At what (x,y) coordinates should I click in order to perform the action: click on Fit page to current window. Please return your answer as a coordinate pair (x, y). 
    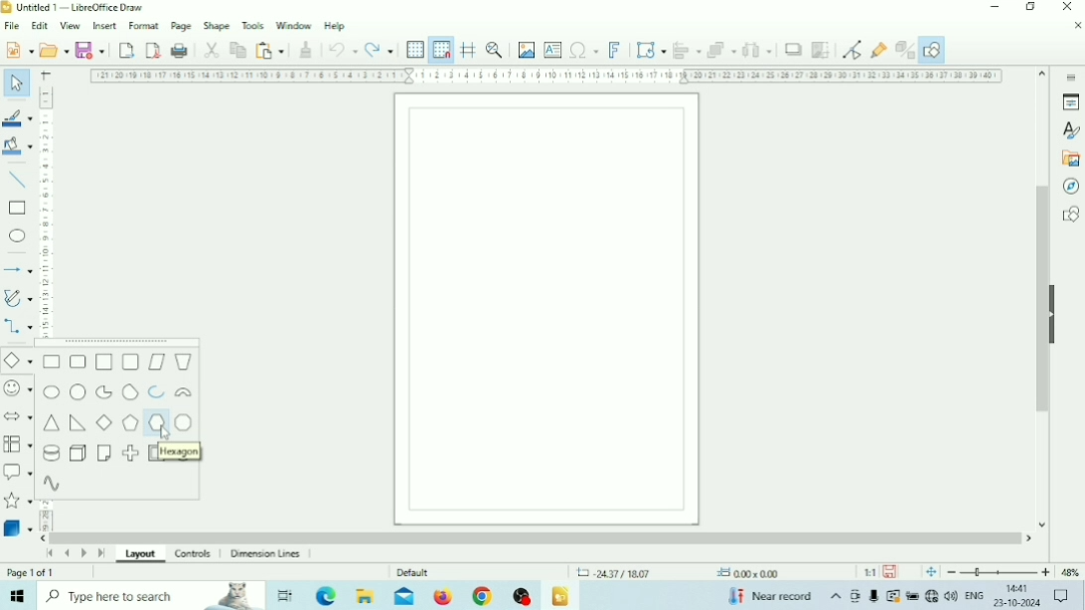
    Looking at the image, I should click on (931, 572).